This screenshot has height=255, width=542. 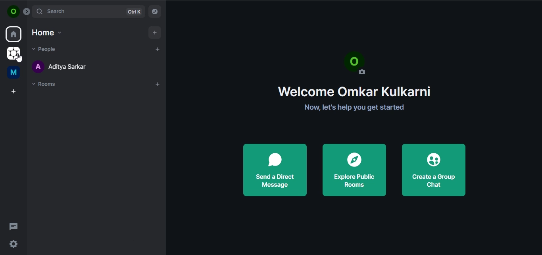 I want to click on me, so click(x=13, y=73).